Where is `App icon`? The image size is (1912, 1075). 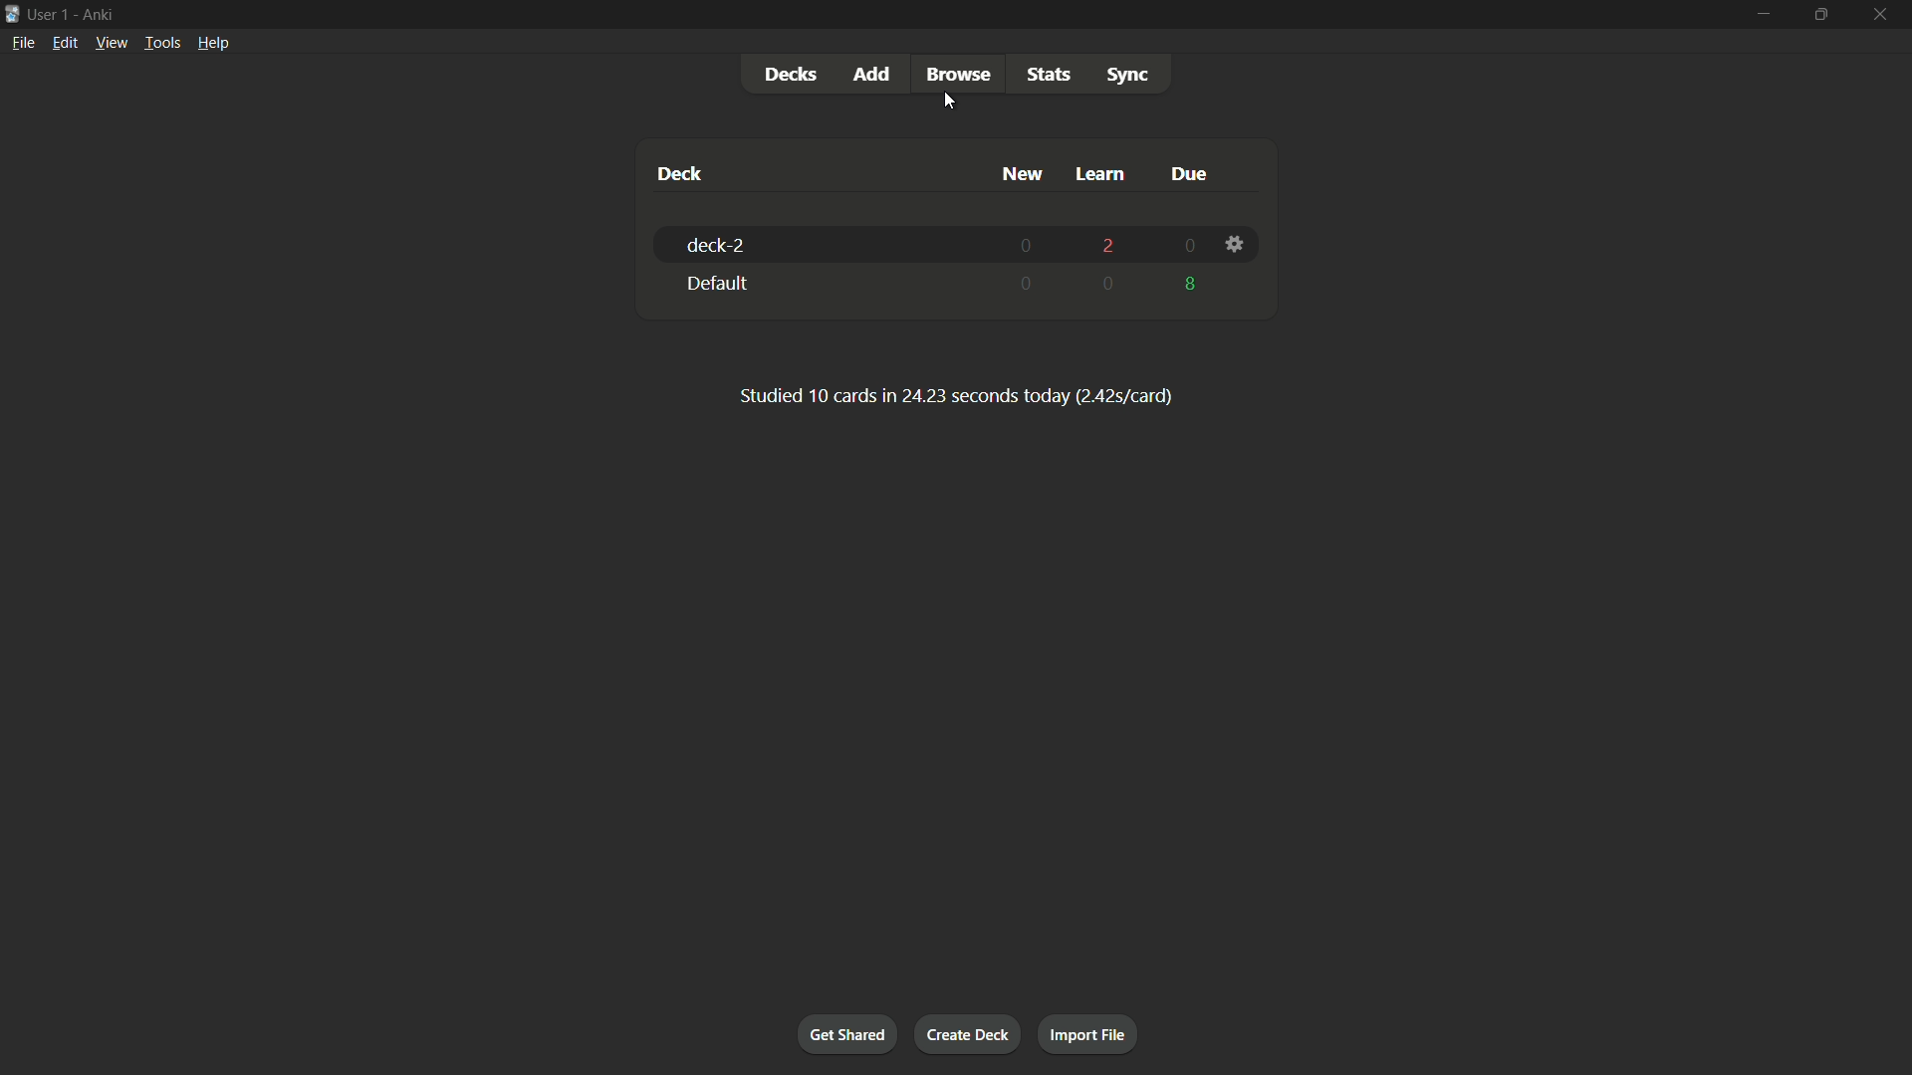 App icon is located at coordinates (12, 14).